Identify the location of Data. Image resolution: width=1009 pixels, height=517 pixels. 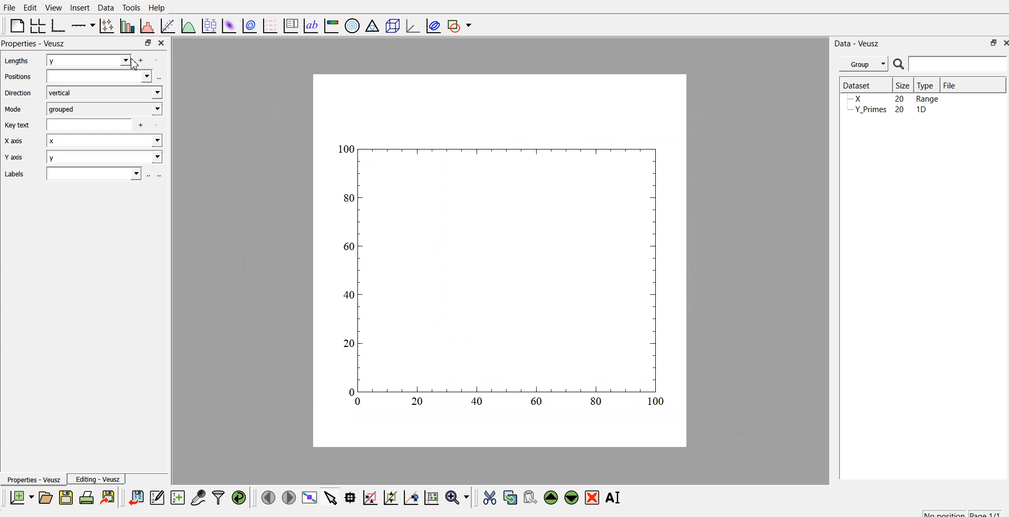
(105, 7).